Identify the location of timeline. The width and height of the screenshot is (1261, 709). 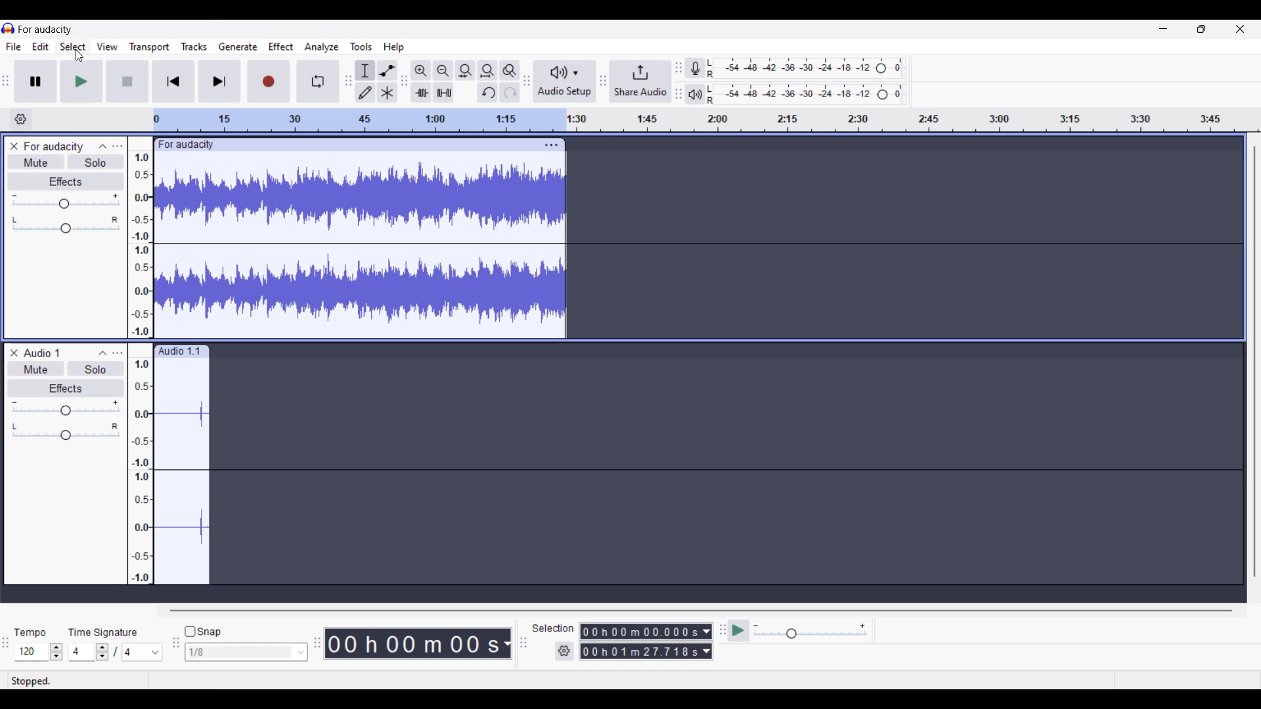
(707, 120).